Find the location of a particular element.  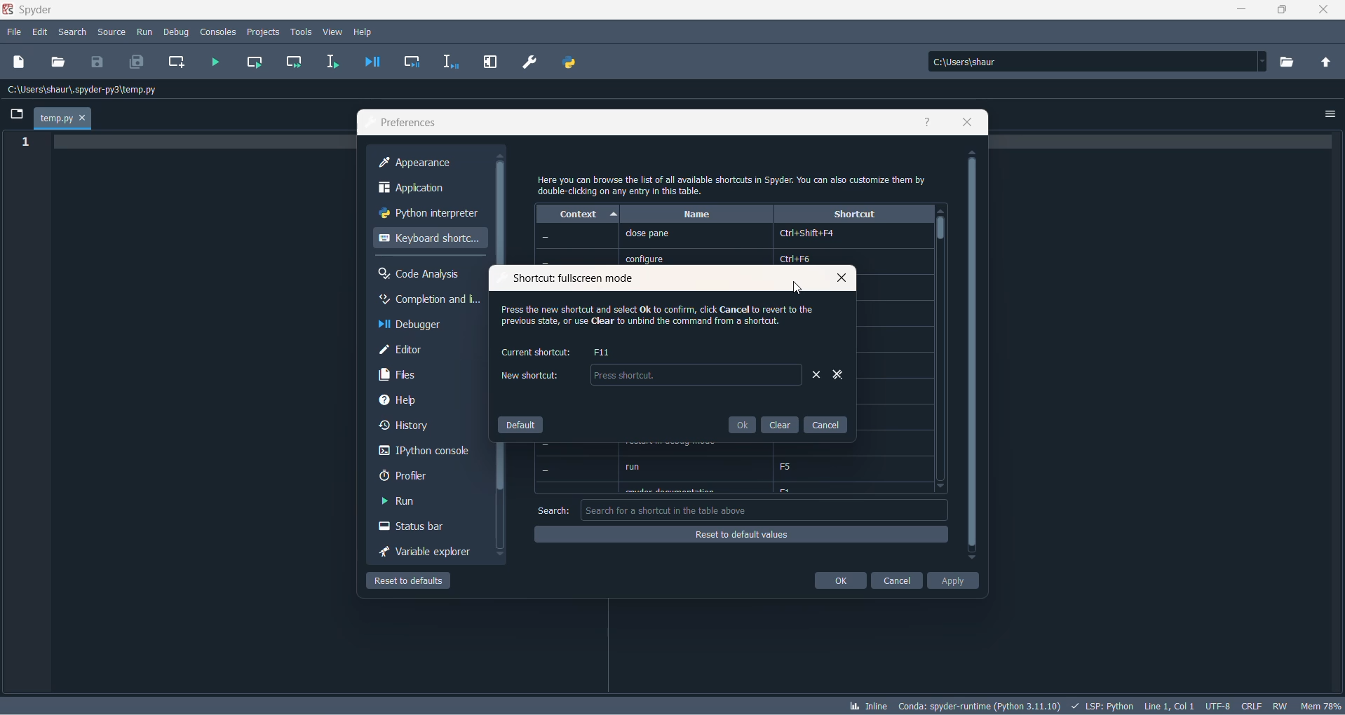

move up is located at coordinates (940, 211).